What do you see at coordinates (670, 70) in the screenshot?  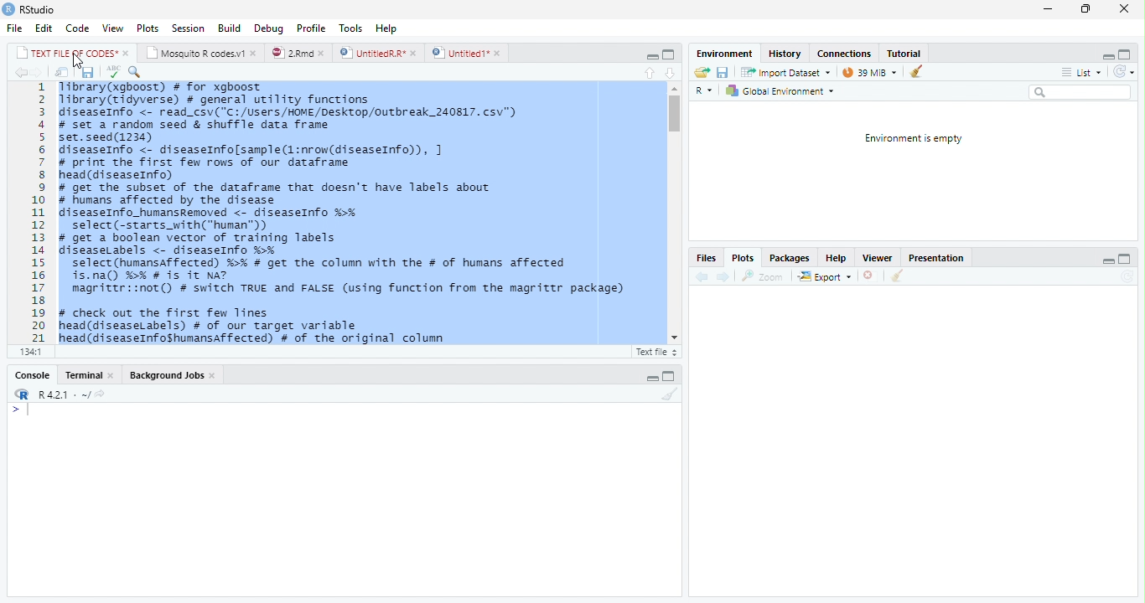 I see `Down` at bounding box center [670, 70].